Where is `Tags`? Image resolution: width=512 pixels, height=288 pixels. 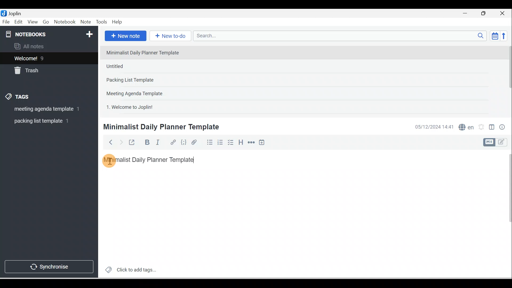
Tags is located at coordinates (19, 98).